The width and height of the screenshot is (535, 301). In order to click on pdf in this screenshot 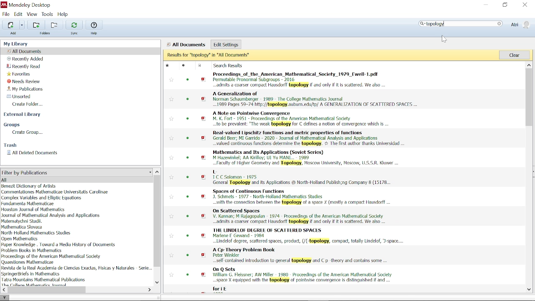, I will do `click(204, 217)`.